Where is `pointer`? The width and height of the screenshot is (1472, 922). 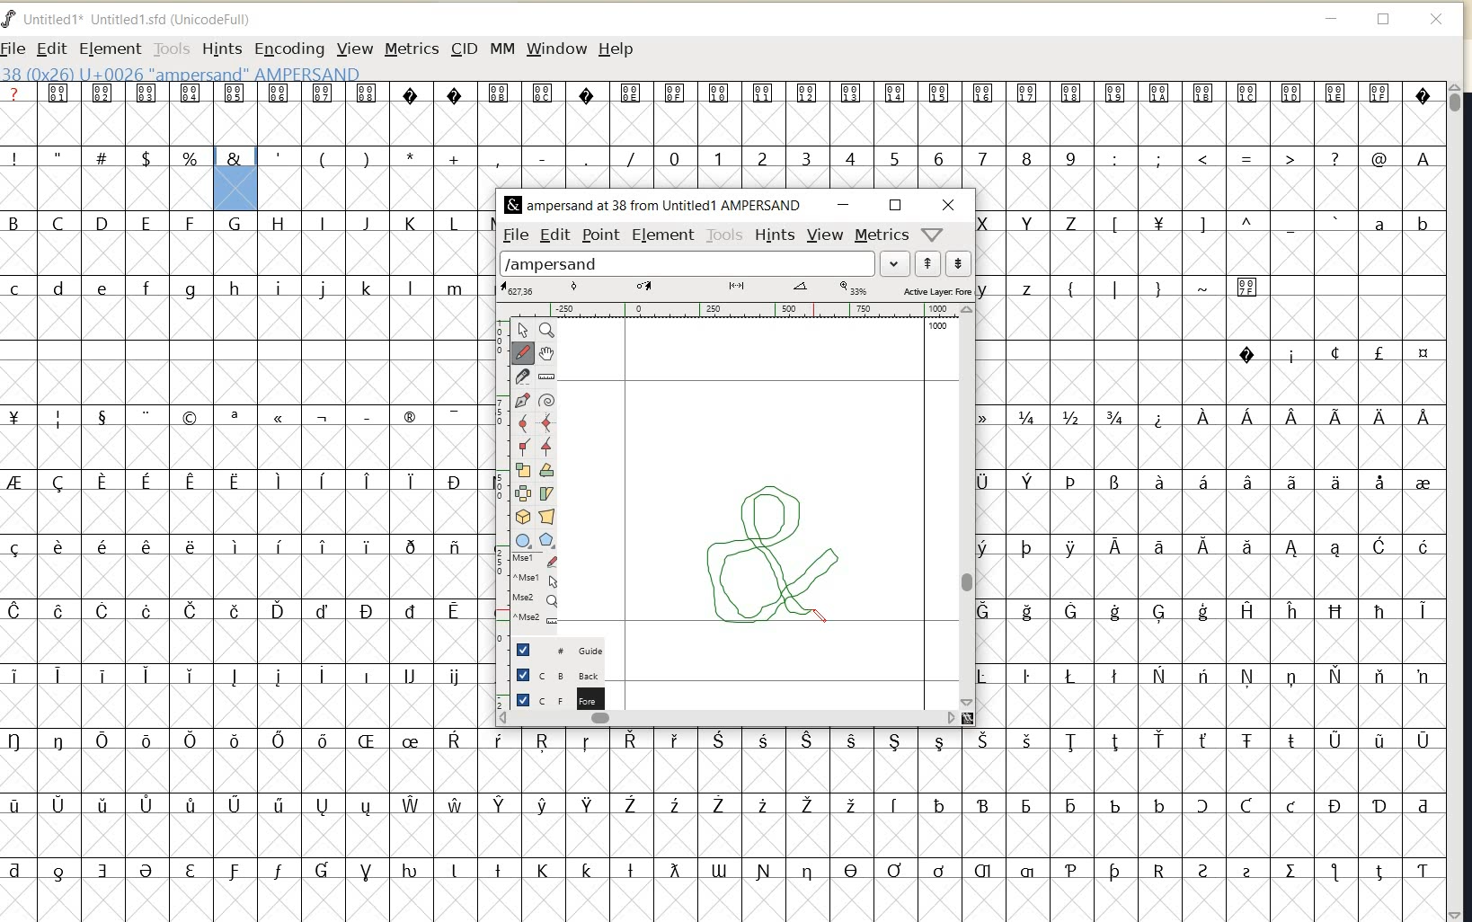
pointer is located at coordinates (524, 330).